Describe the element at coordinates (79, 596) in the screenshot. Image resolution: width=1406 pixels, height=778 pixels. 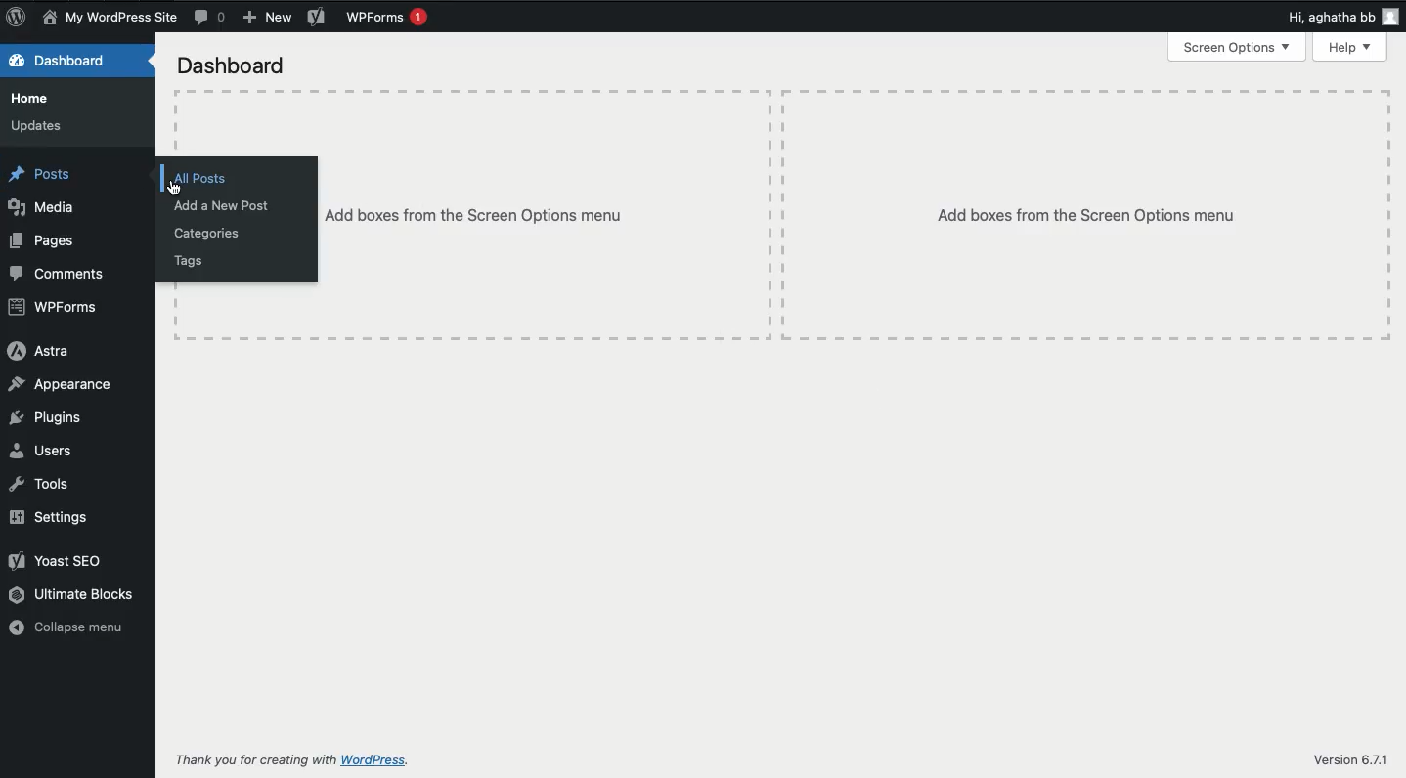
I see `Ultimate blocks ` at that location.